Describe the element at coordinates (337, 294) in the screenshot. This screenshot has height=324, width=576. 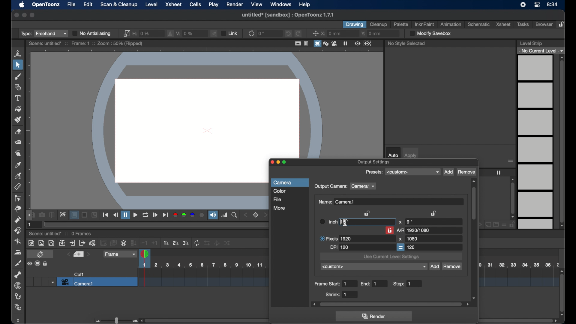
I see `shrink` at that location.